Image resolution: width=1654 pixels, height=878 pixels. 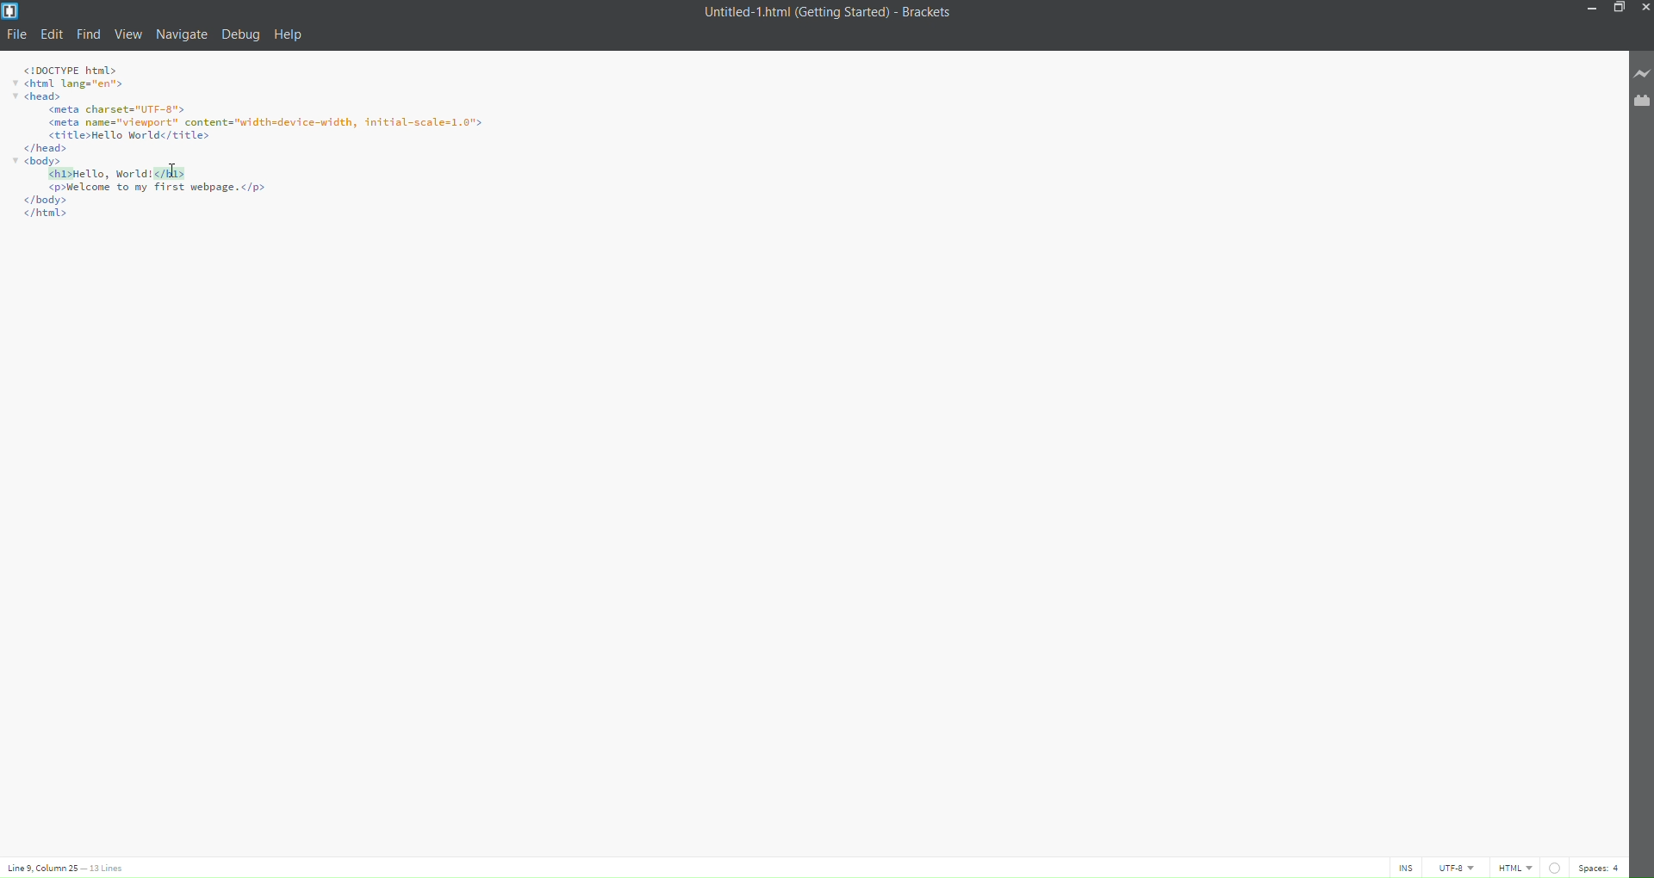 I want to click on Code, so click(x=159, y=207).